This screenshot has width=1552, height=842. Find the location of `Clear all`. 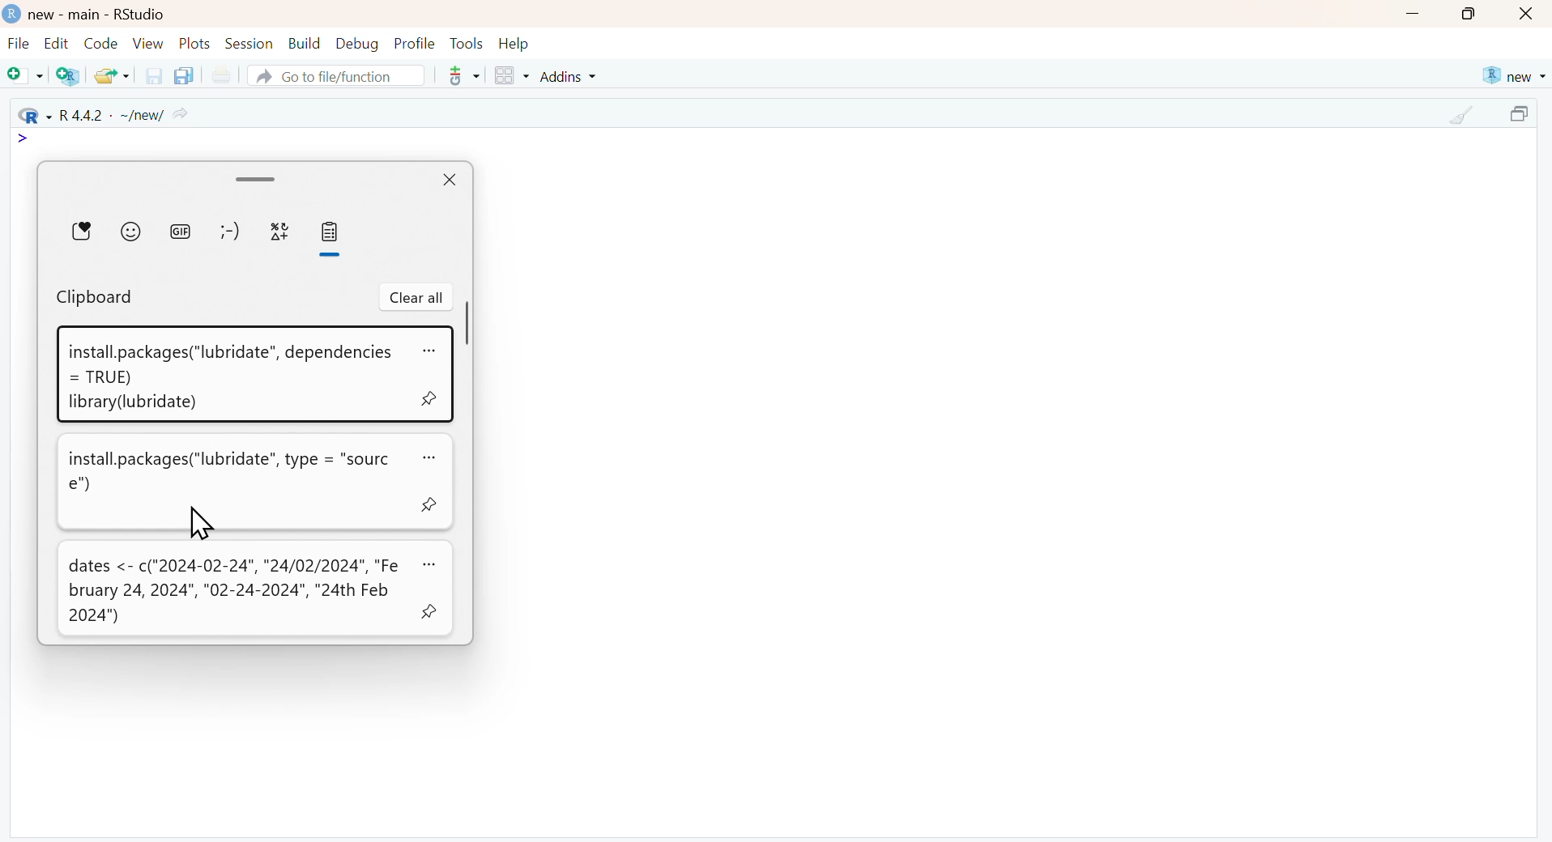

Clear all is located at coordinates (416, 298).